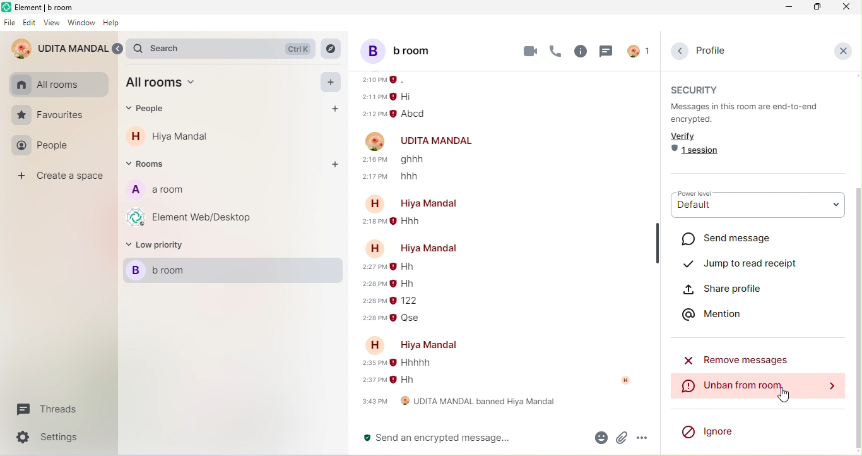 Image resolution: width=862 pixels, height=456 pixels. I want to click on people, so click(151, 110).